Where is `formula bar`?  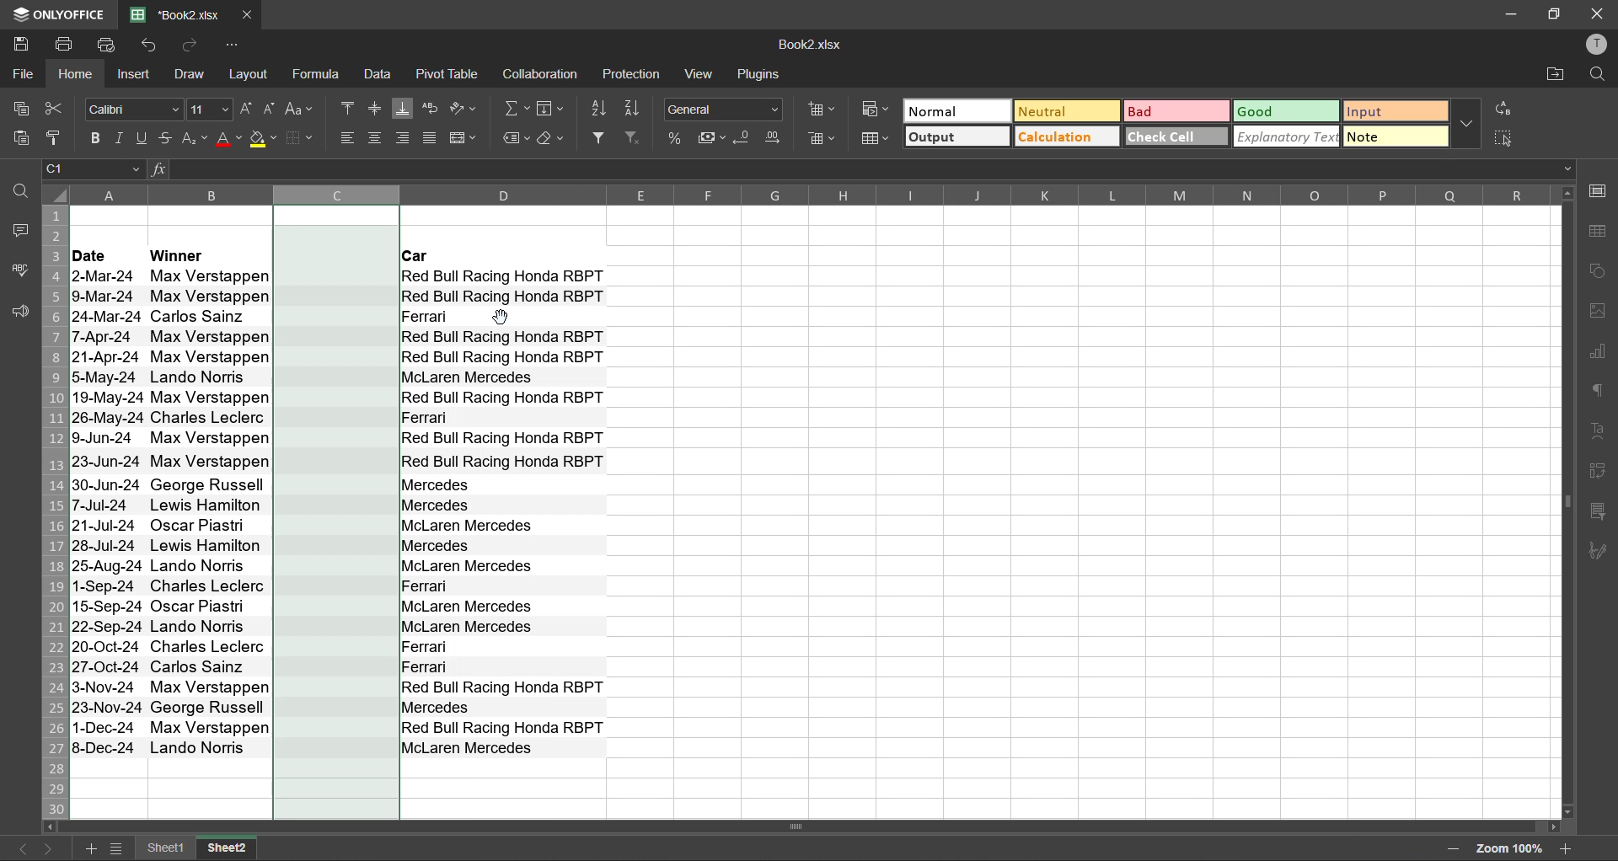
formula bar is located at coordinates (871, 168).